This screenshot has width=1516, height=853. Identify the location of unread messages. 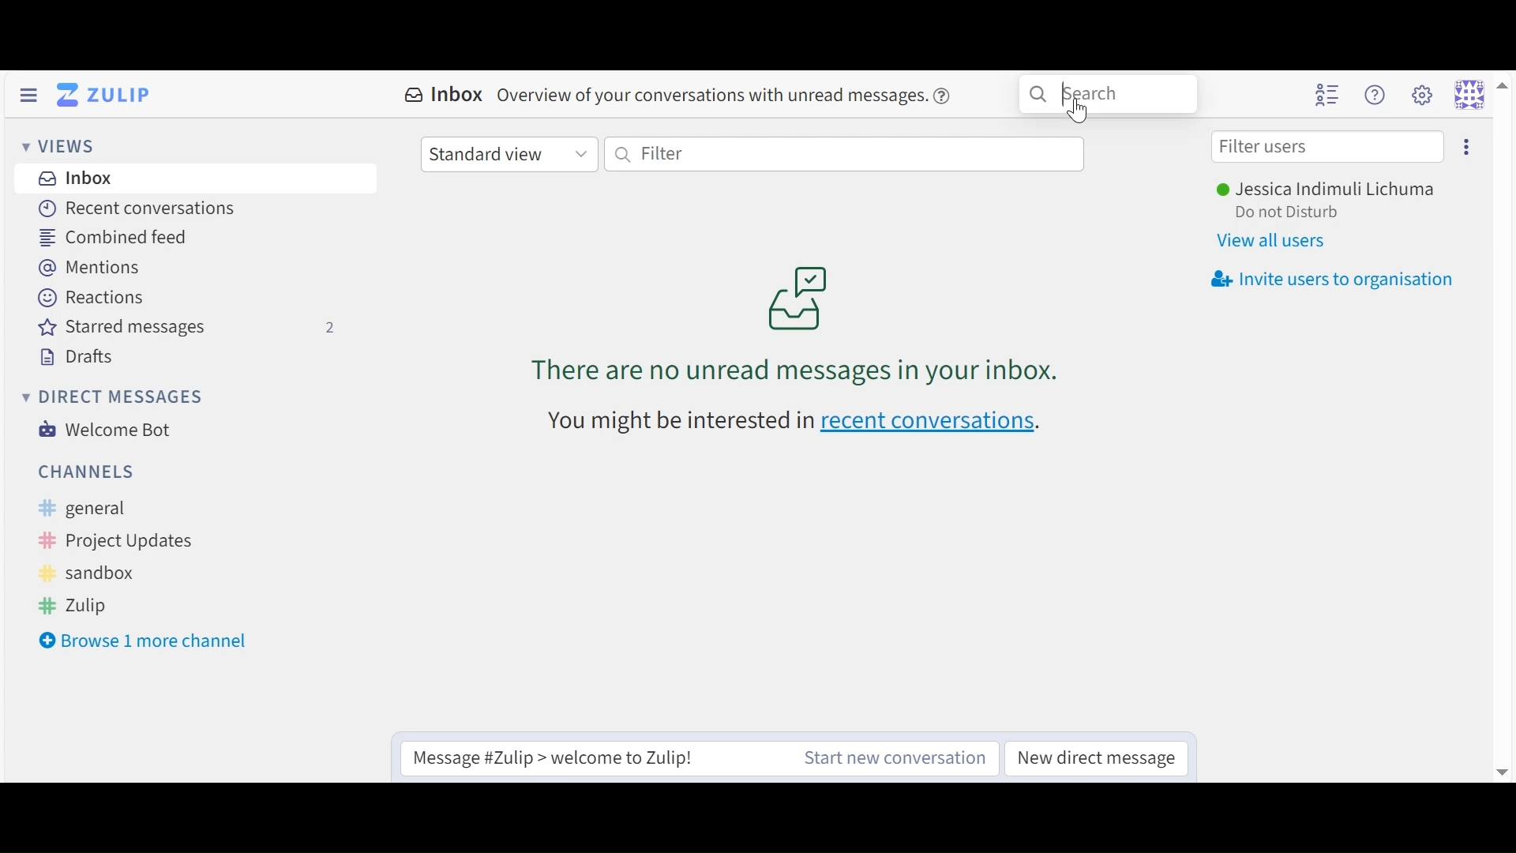
(810, 320).